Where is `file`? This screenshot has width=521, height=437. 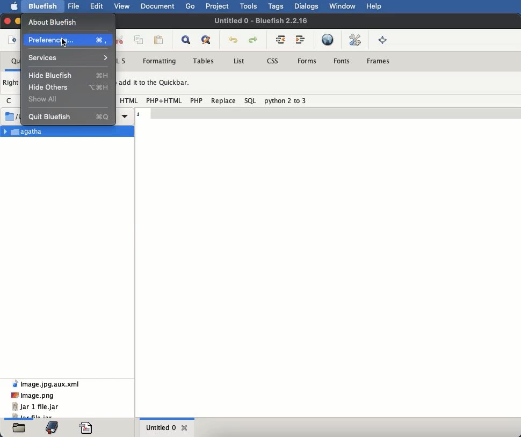 file is located at coordinates (73, 6).